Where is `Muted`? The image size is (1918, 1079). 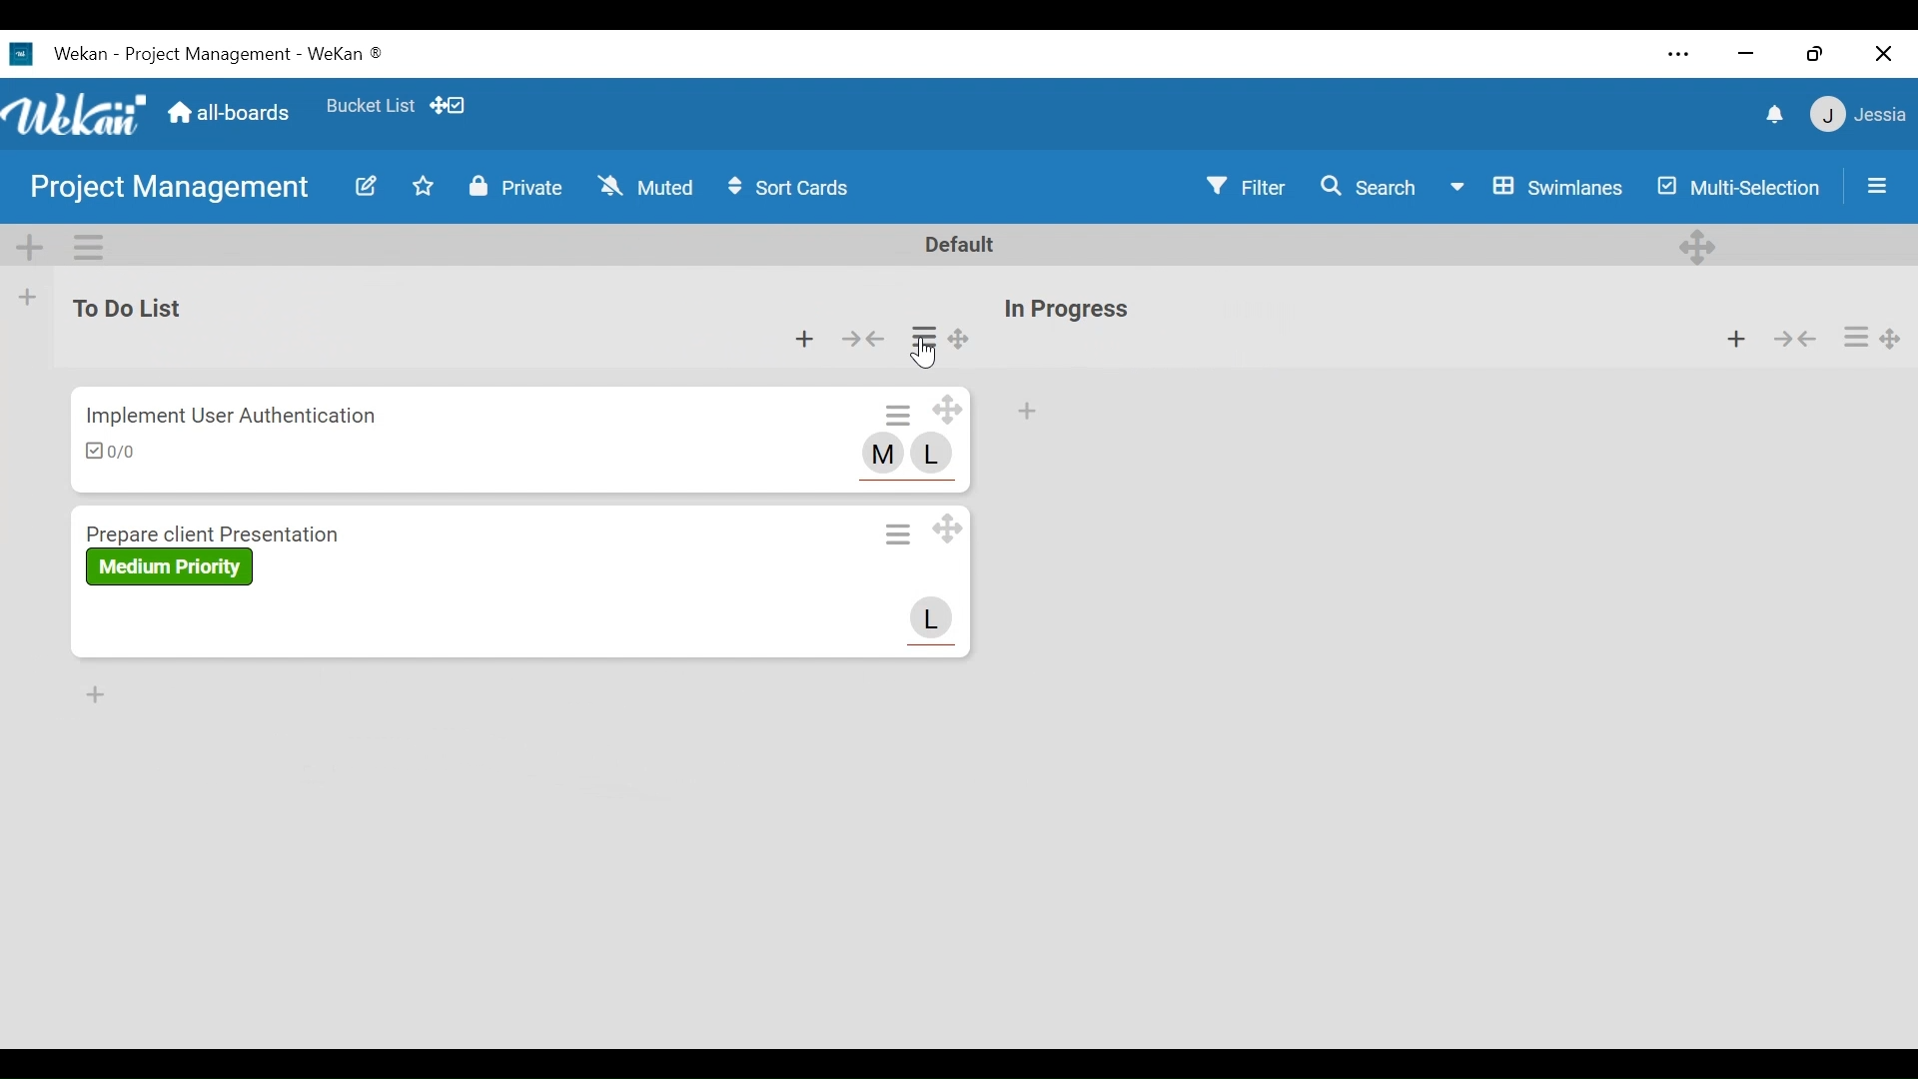
Muted is located at coordinates (649, 187).